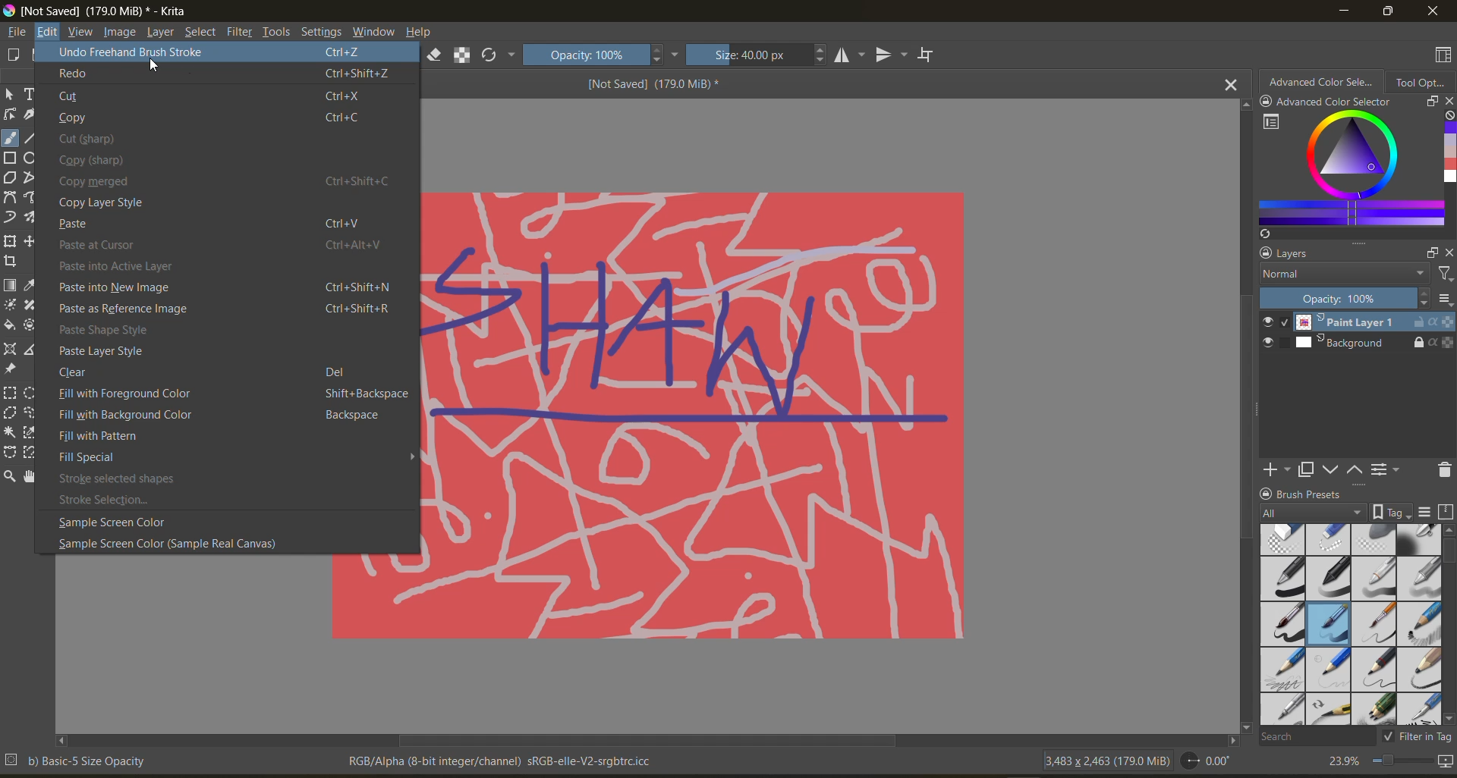 Image resolution: width=1457 pixels, height=778 pixels. I want to click on add, so click(1274, 469).